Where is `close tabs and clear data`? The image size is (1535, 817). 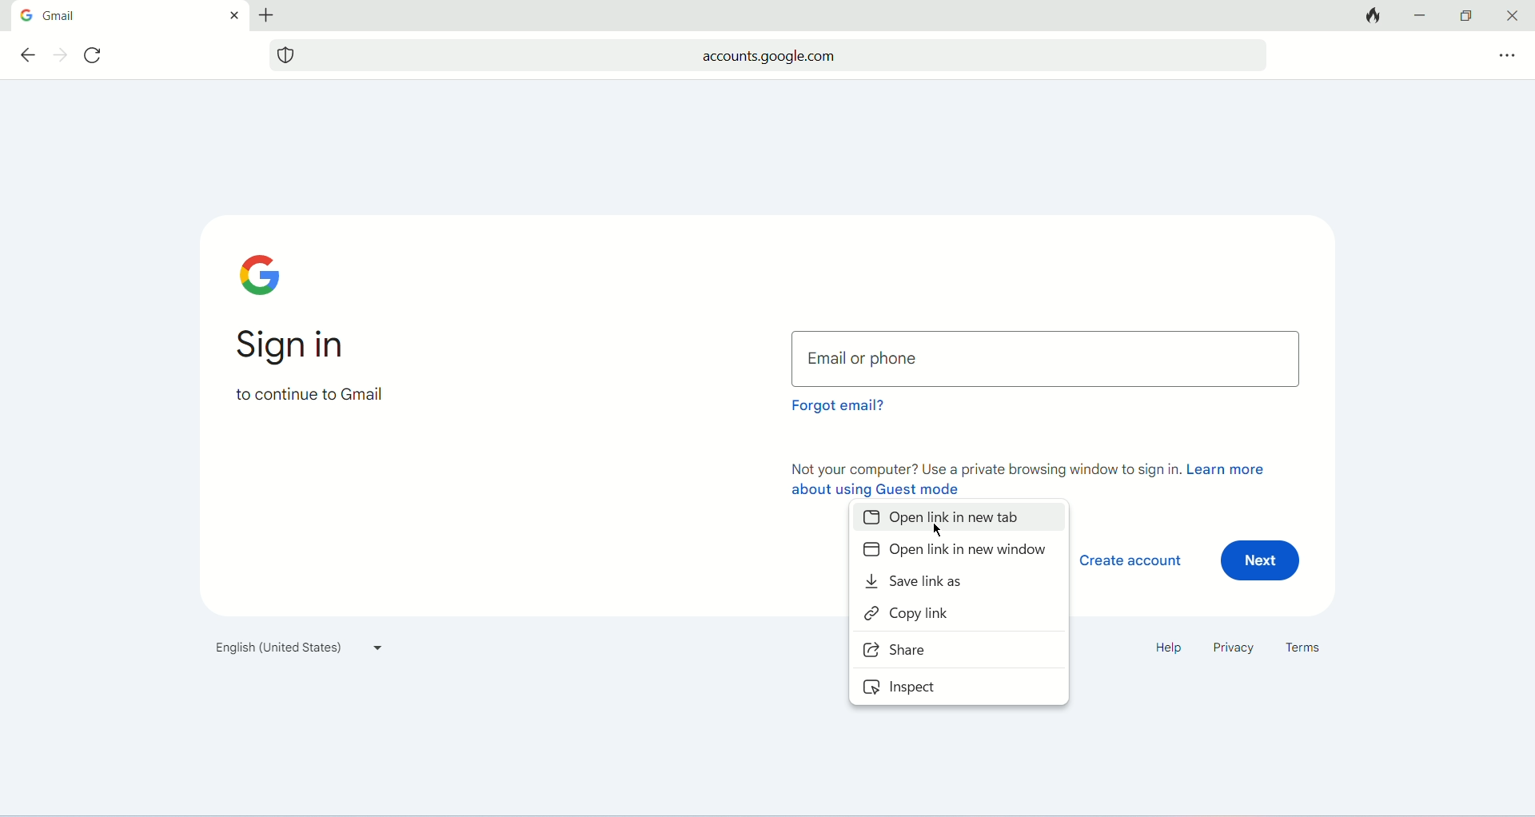
close tabs and clear data is located at coordinates (1370, 17).